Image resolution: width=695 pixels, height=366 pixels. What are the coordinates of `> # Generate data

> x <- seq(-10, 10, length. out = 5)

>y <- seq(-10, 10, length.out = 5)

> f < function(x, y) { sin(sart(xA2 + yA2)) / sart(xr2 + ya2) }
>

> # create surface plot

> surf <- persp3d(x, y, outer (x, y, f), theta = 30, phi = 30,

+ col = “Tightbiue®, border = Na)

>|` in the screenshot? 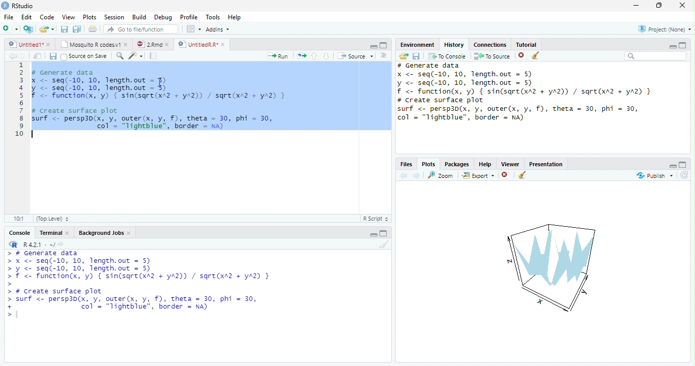 It's located at (142, 285).